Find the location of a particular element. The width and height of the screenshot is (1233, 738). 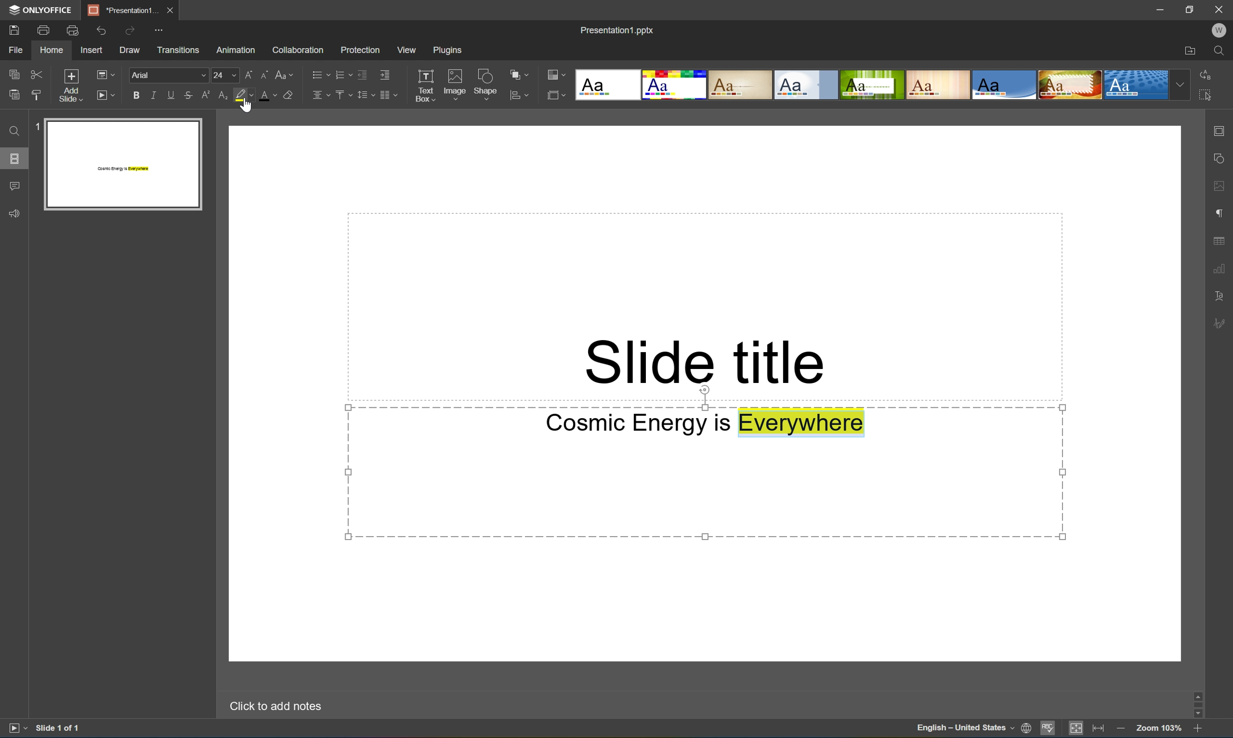

Slide title is located at coordinates (703, 361).